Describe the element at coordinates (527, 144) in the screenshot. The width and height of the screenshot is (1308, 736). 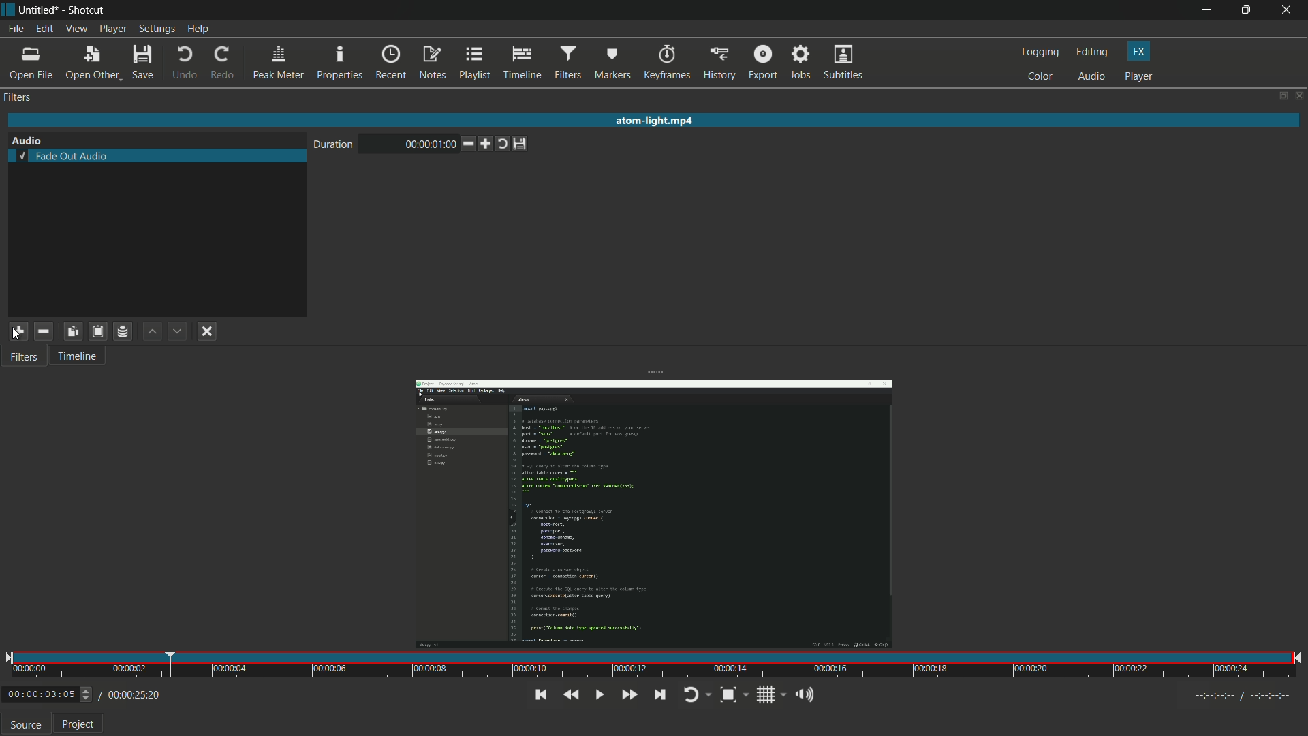
I see `reset to default` at that location.